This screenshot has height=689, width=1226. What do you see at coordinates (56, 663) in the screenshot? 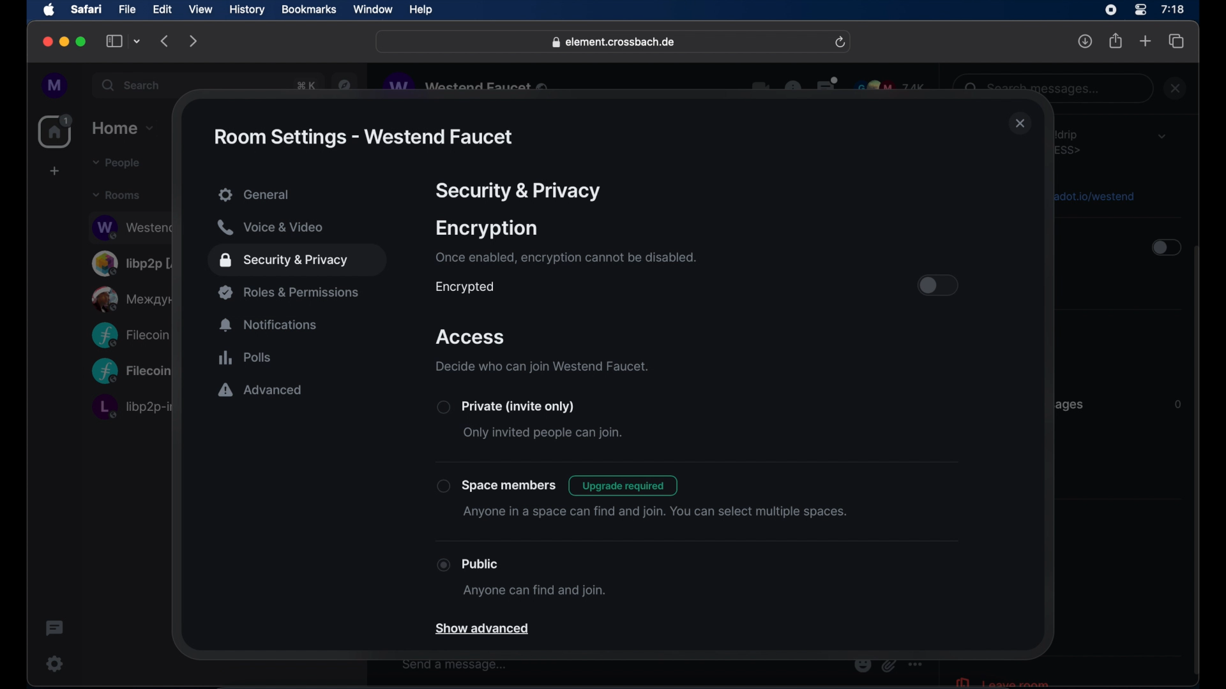
I see `settings` at bounding box center [56, 663].